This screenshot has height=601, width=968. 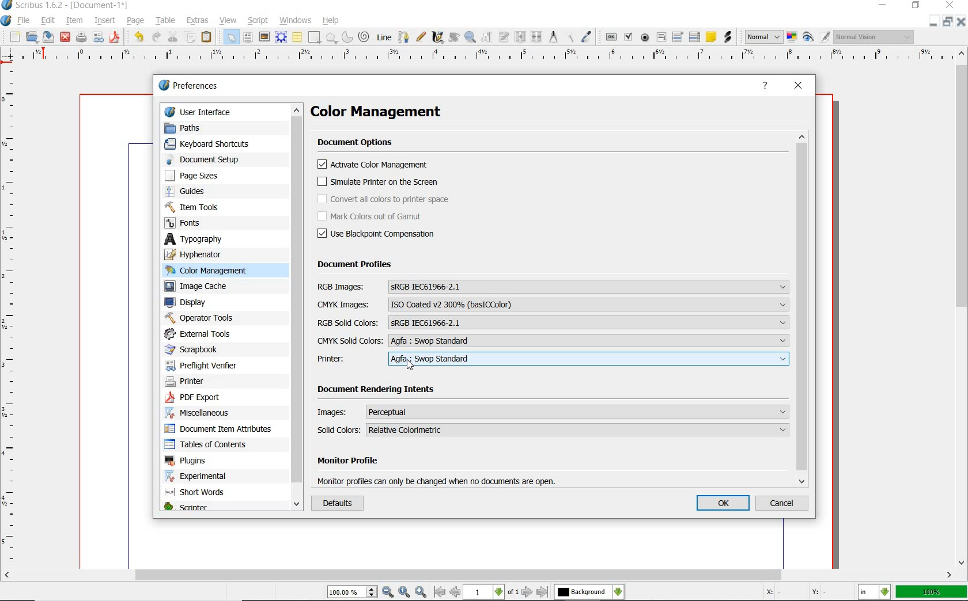 I want to click on image cache, so click(x=209, y=287).